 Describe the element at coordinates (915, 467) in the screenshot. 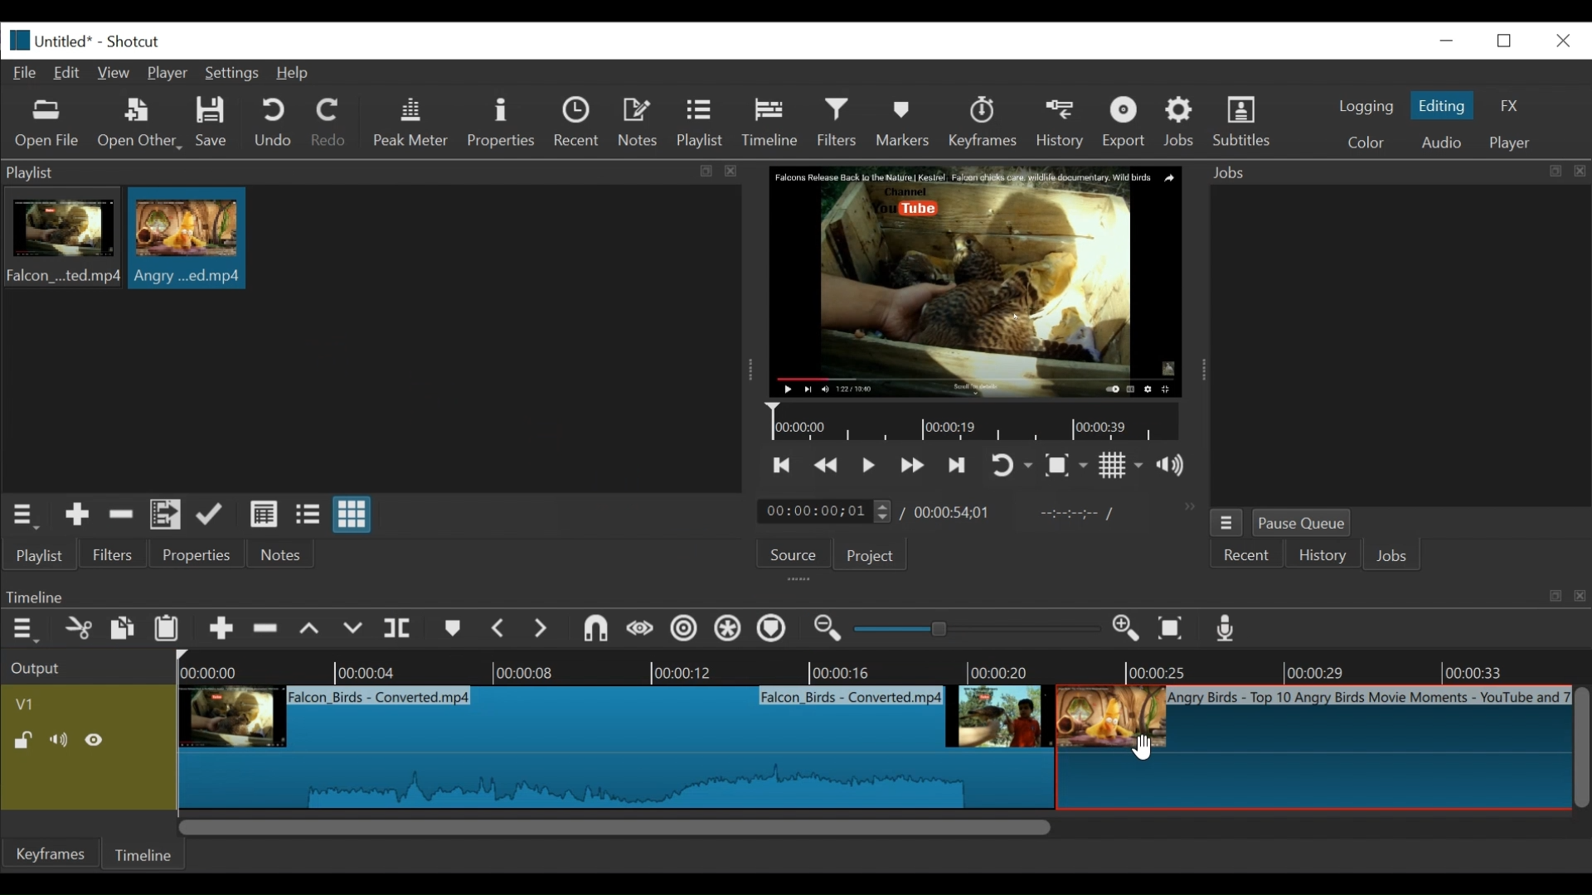

I see `play forward quickly` at that location.